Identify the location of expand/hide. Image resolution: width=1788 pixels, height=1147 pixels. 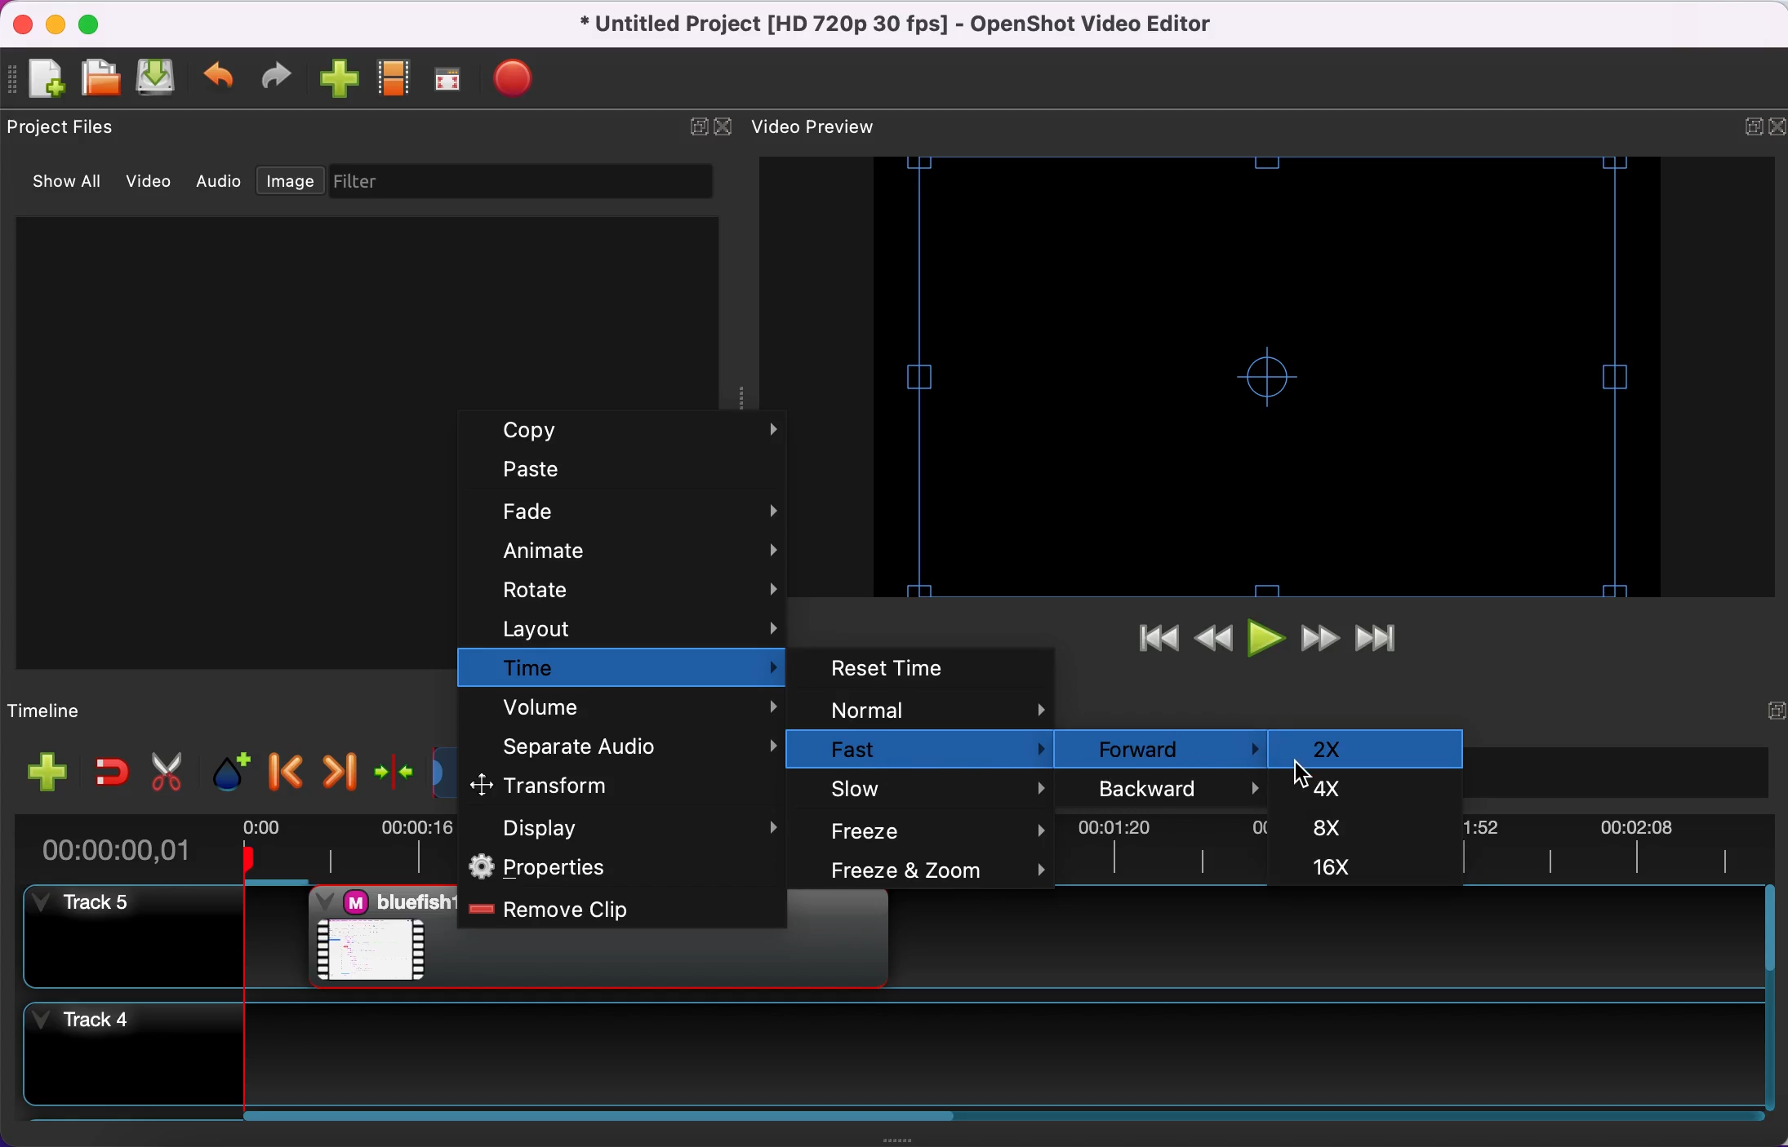
(698, 132).